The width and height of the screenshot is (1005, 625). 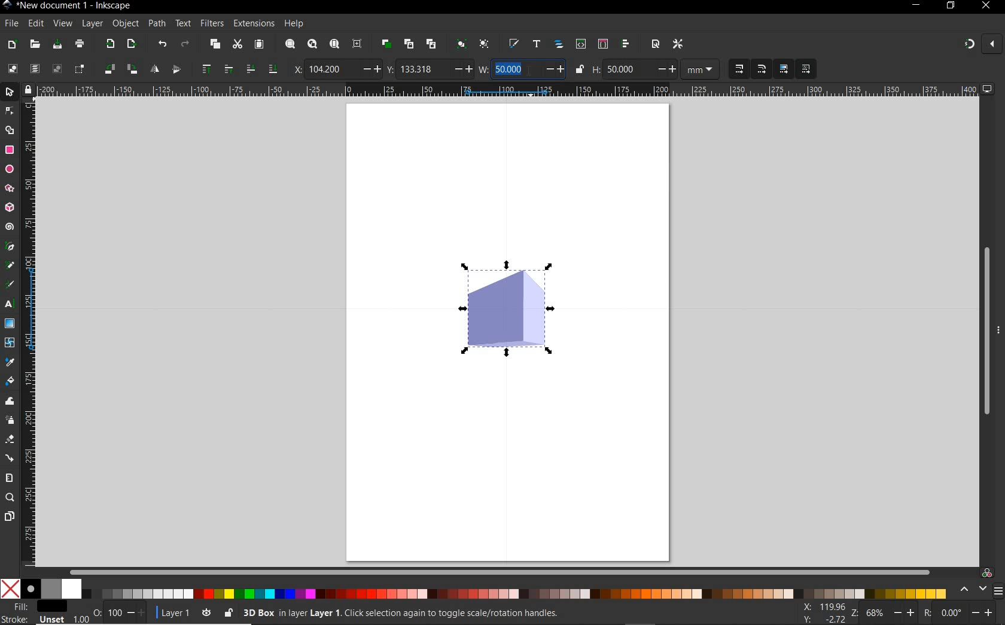 What do you see at coordinates (162, 44) in the screenshot?
I see `undo` at bounding box center [162, 44].